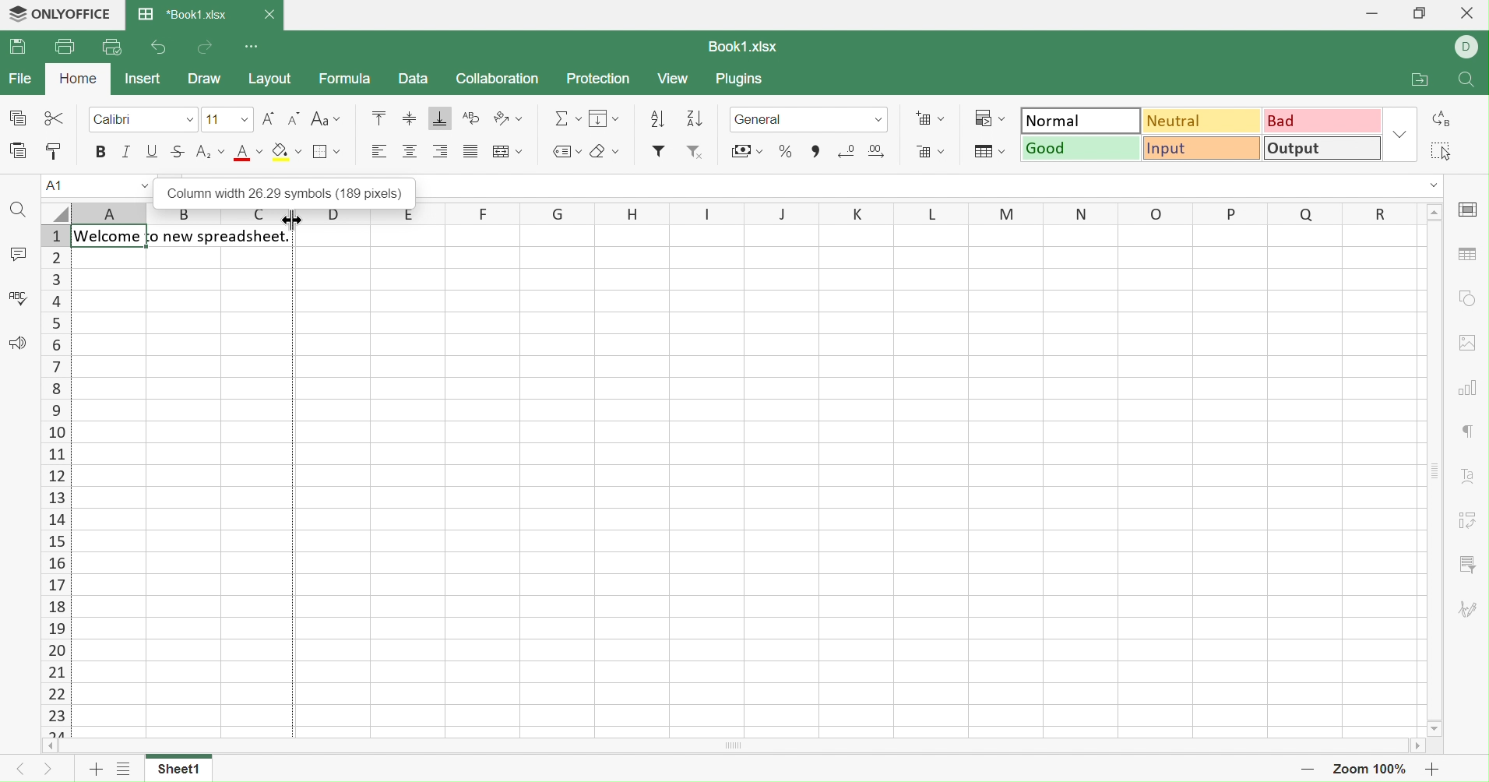 The width and height of the screenshot is (1489, 782). Describe the element at coordinates (409, 152) in the screenshot. I see `Align` at that location.